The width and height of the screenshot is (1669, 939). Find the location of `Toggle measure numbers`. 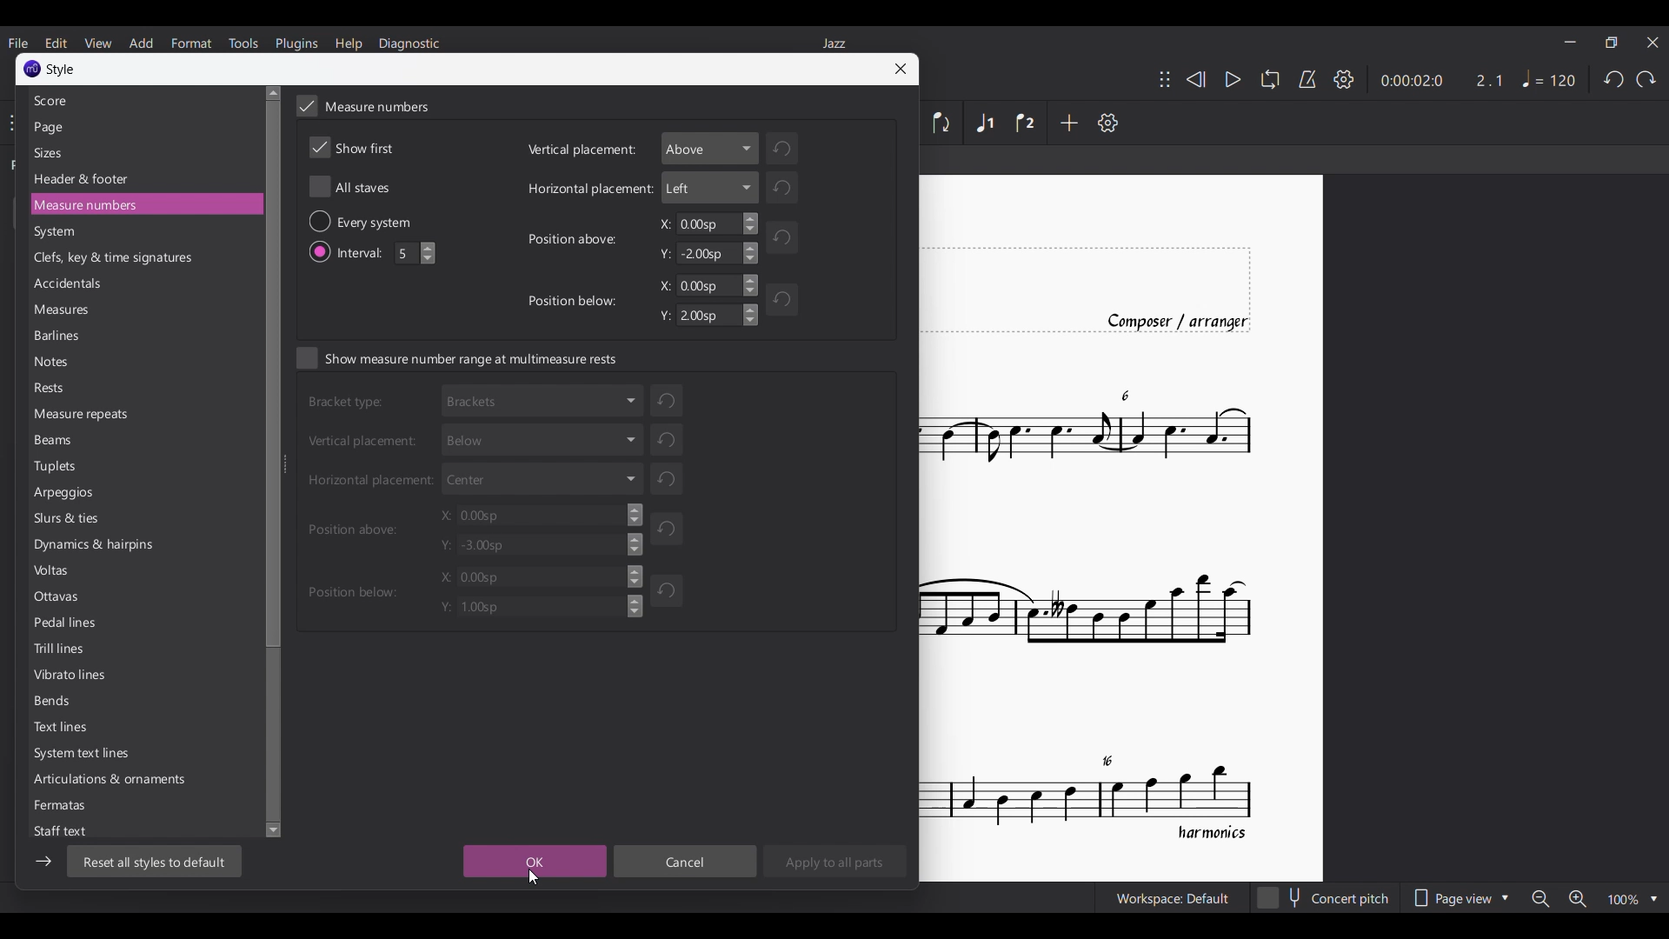

Toggle measure numbers is located at coordinates (362, 105).